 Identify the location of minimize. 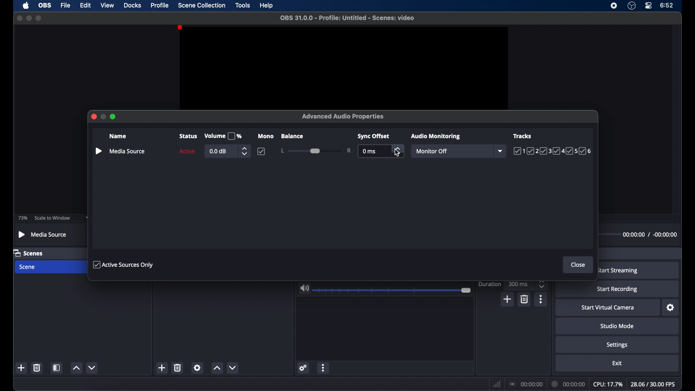
(104, 117).